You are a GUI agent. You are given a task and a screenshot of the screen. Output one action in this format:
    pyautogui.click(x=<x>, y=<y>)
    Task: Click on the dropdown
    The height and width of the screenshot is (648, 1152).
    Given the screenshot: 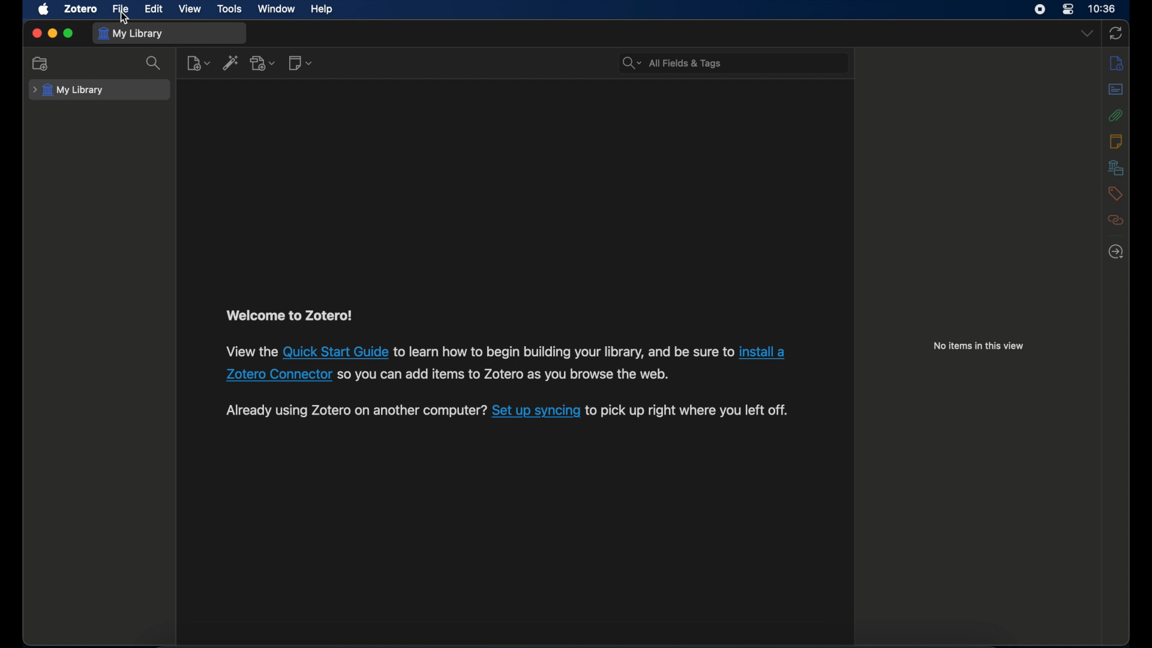 What is the action you would take?
    pyautogui.click(x=1086, y=34)
    